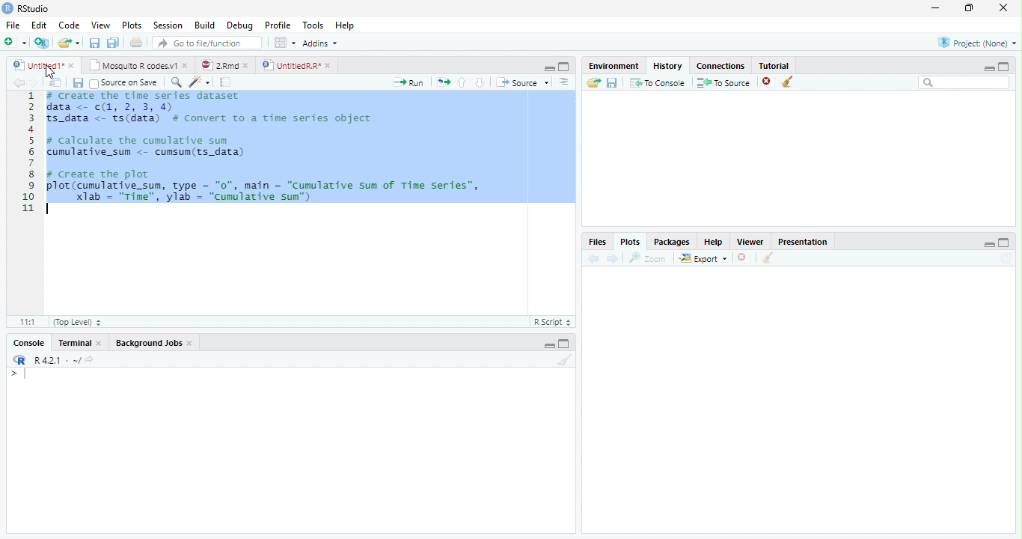  I want to click on To Source, so click(723, 83).